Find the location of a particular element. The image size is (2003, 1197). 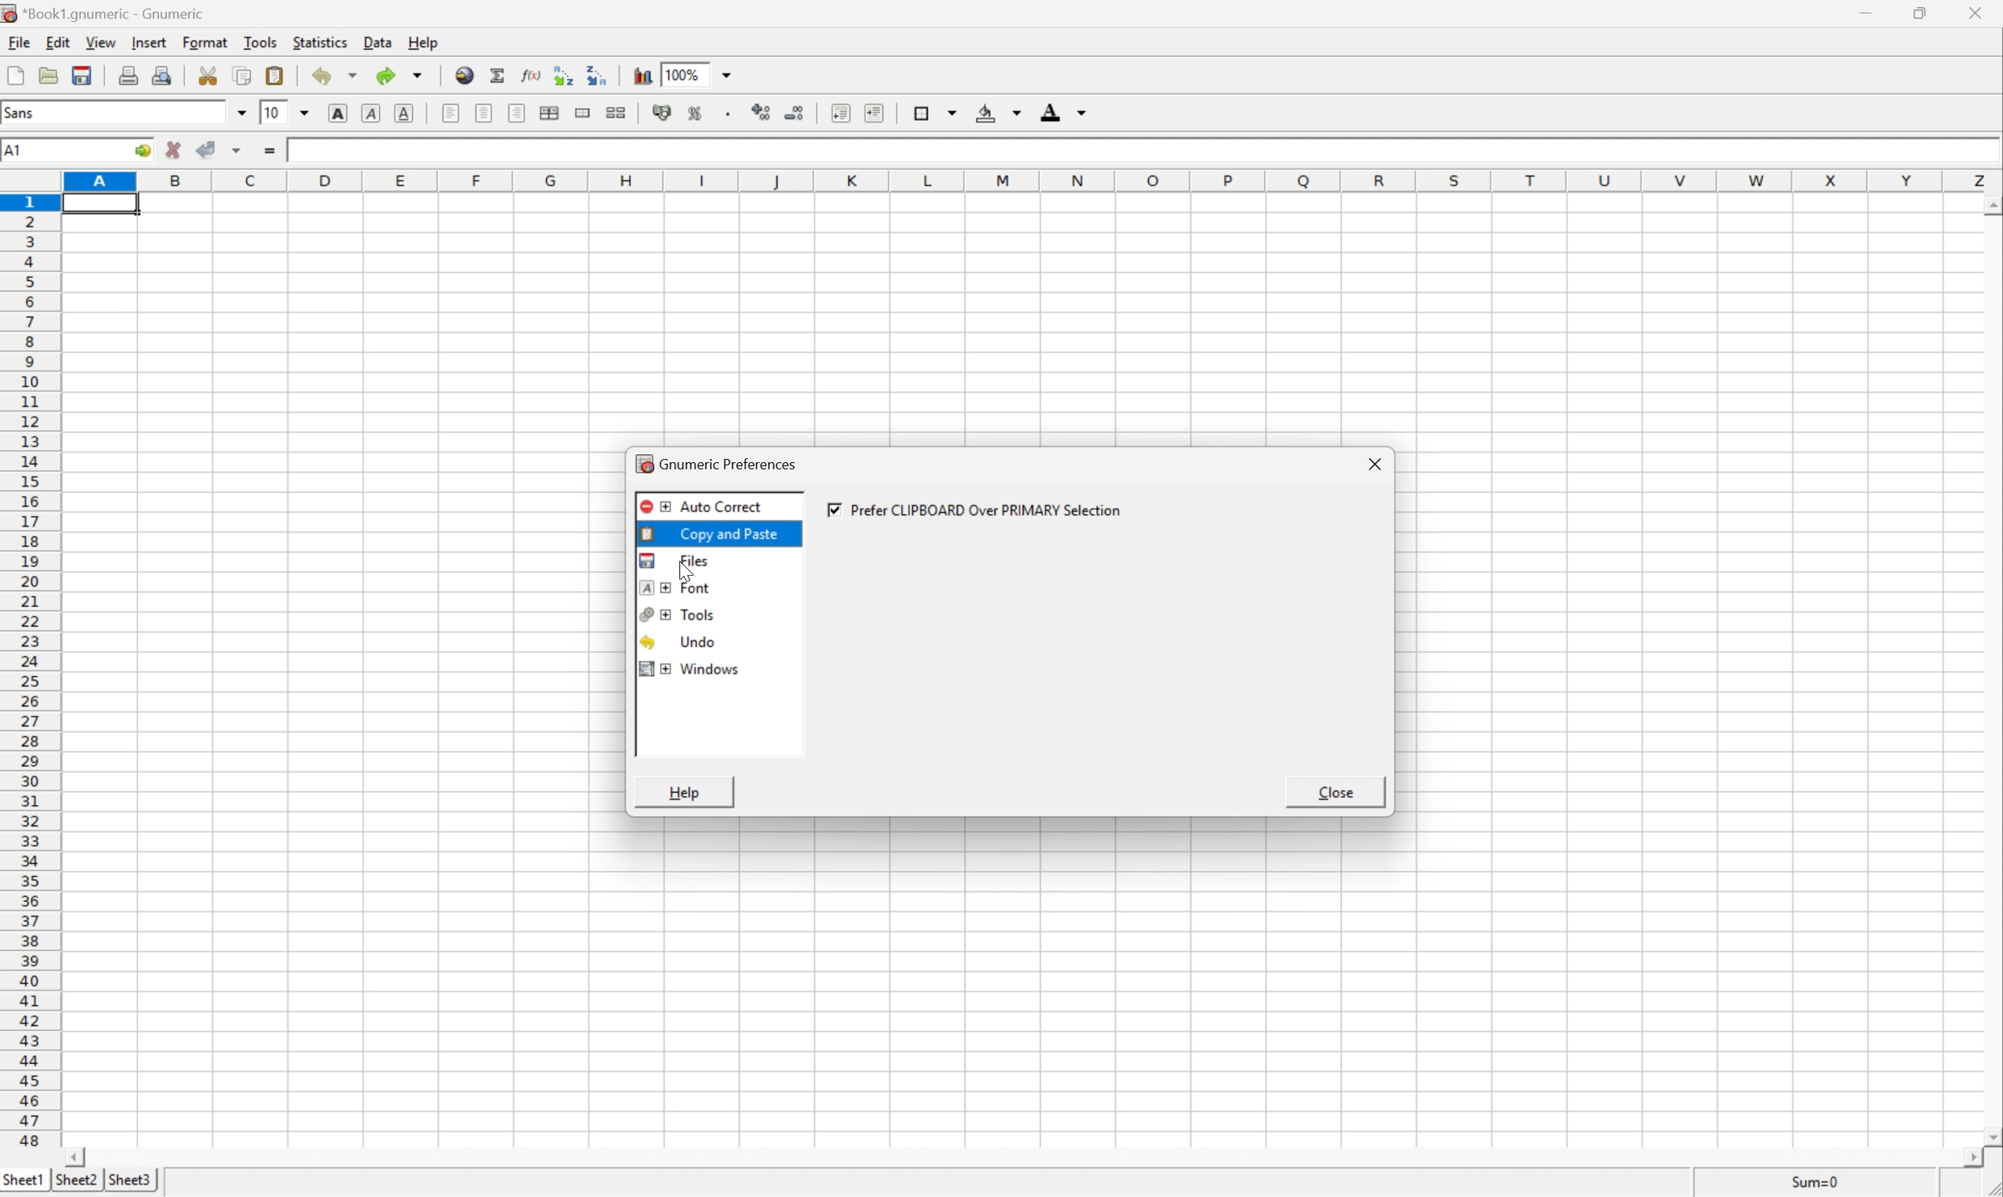

format selection as accounting is located at coordinates (660, 111).